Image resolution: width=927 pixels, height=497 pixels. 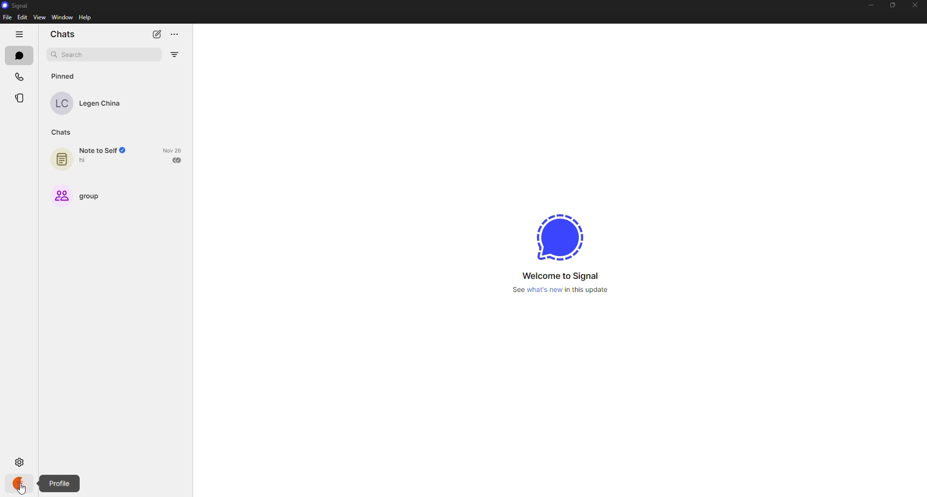 I want to click on hide tabs, so click(x=19, y=34).